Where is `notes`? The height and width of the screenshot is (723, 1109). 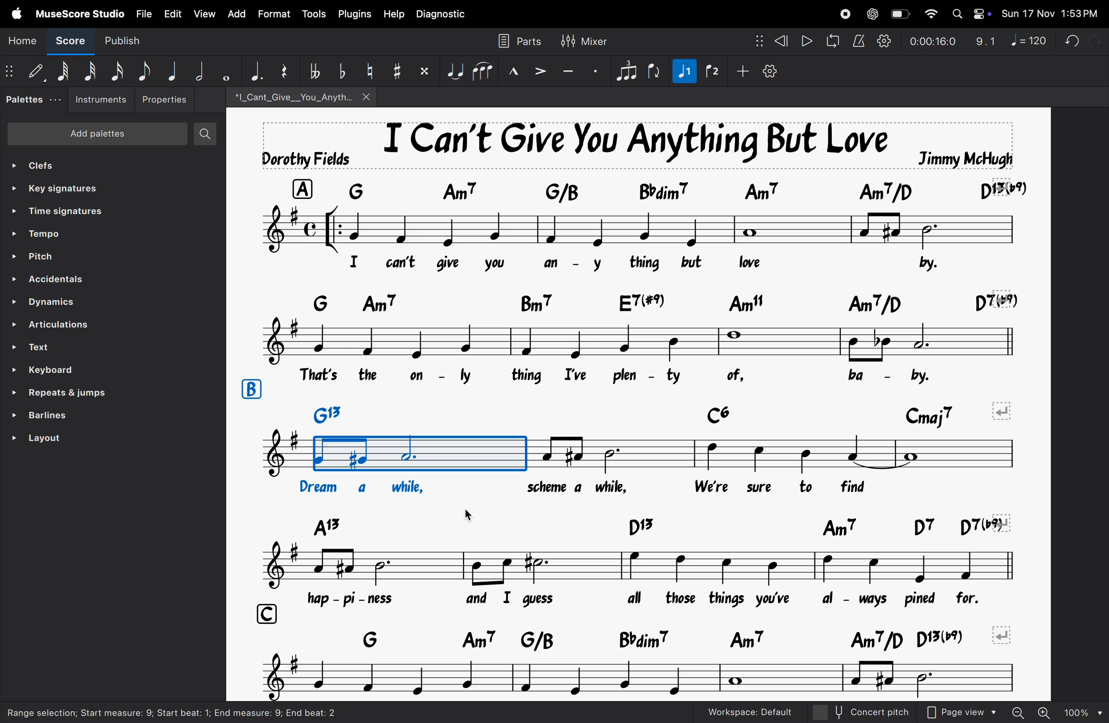
notes is located at coordinates (633, 566).